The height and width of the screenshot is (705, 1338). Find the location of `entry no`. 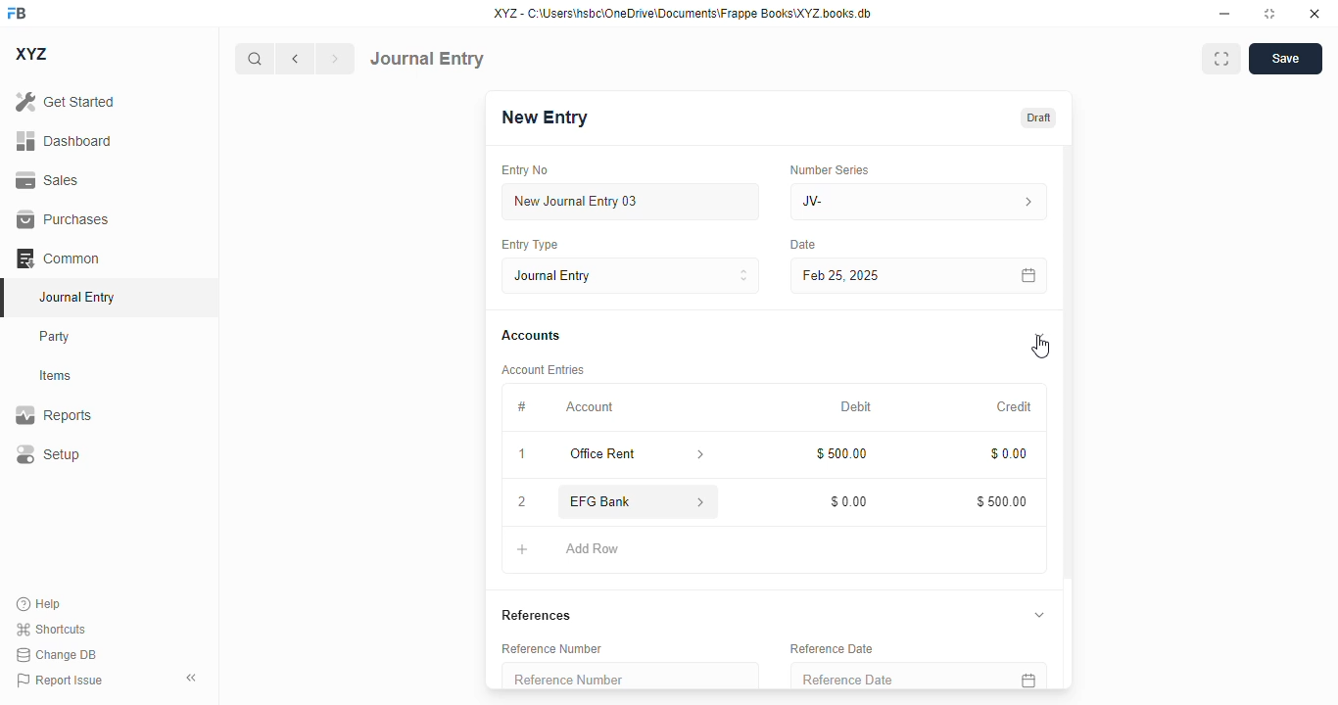

entry no is located at coordinates (525, 170).